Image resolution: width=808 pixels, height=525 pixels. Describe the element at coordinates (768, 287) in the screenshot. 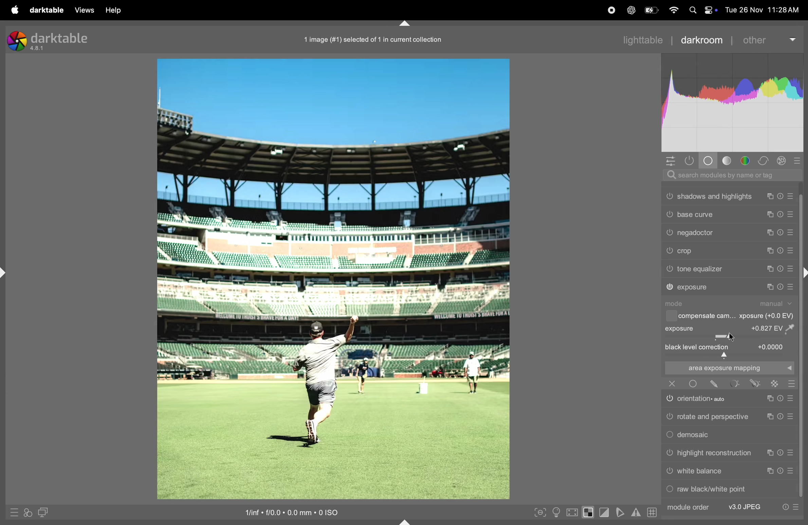

I see `copy` at that location.